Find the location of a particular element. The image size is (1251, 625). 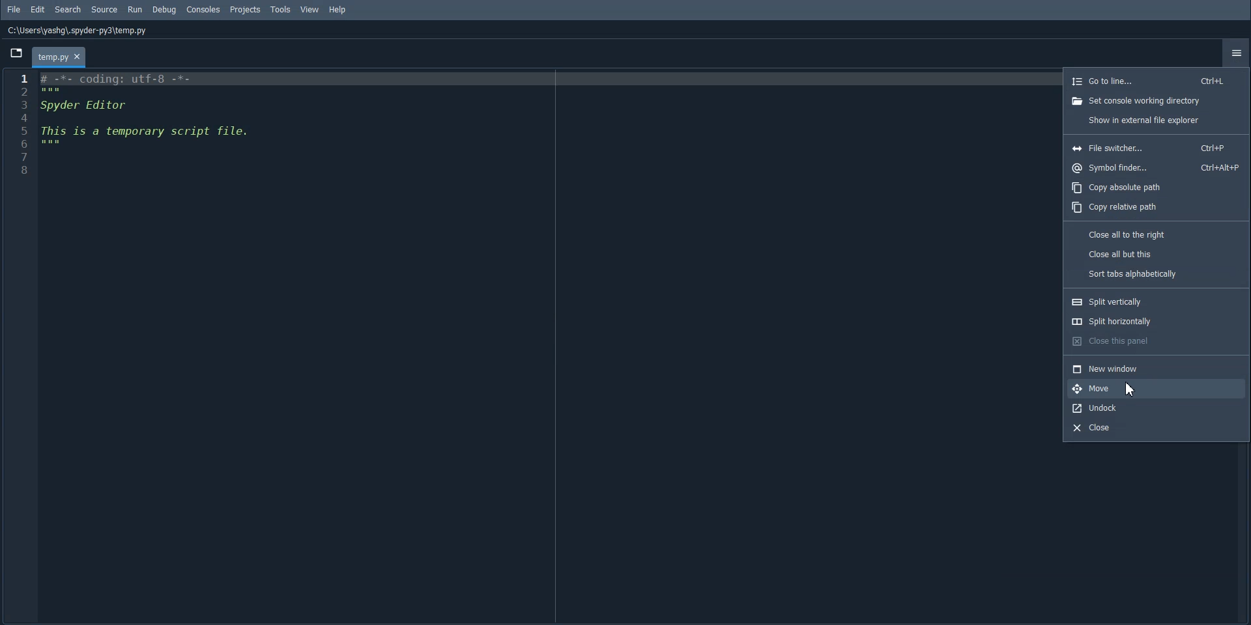

Go to line is located at coordinates (1155, 81).